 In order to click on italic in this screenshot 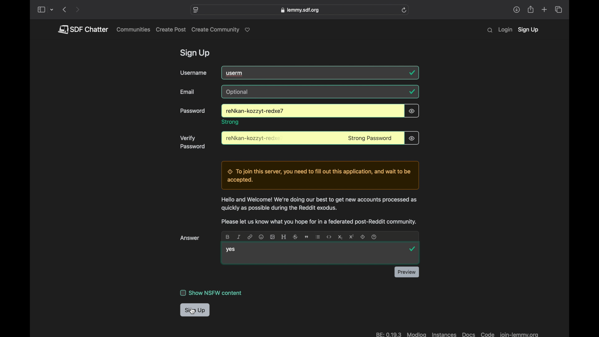, I will do `click(239, 237)`.